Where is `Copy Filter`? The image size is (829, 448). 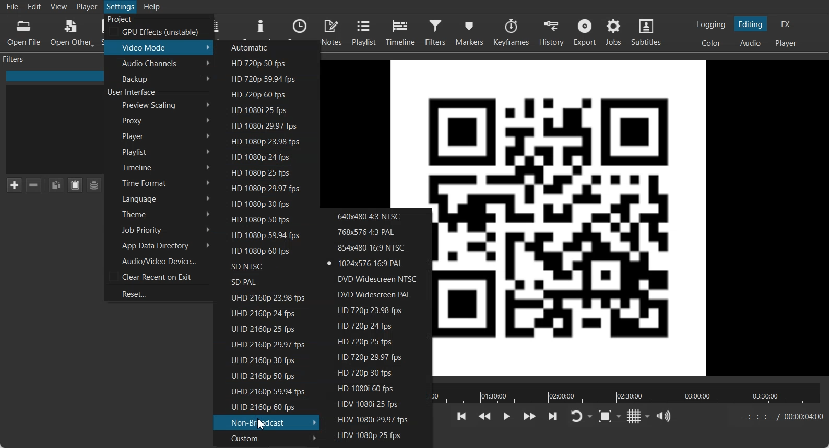
Copy Filter is located at coordinates (55, 185).